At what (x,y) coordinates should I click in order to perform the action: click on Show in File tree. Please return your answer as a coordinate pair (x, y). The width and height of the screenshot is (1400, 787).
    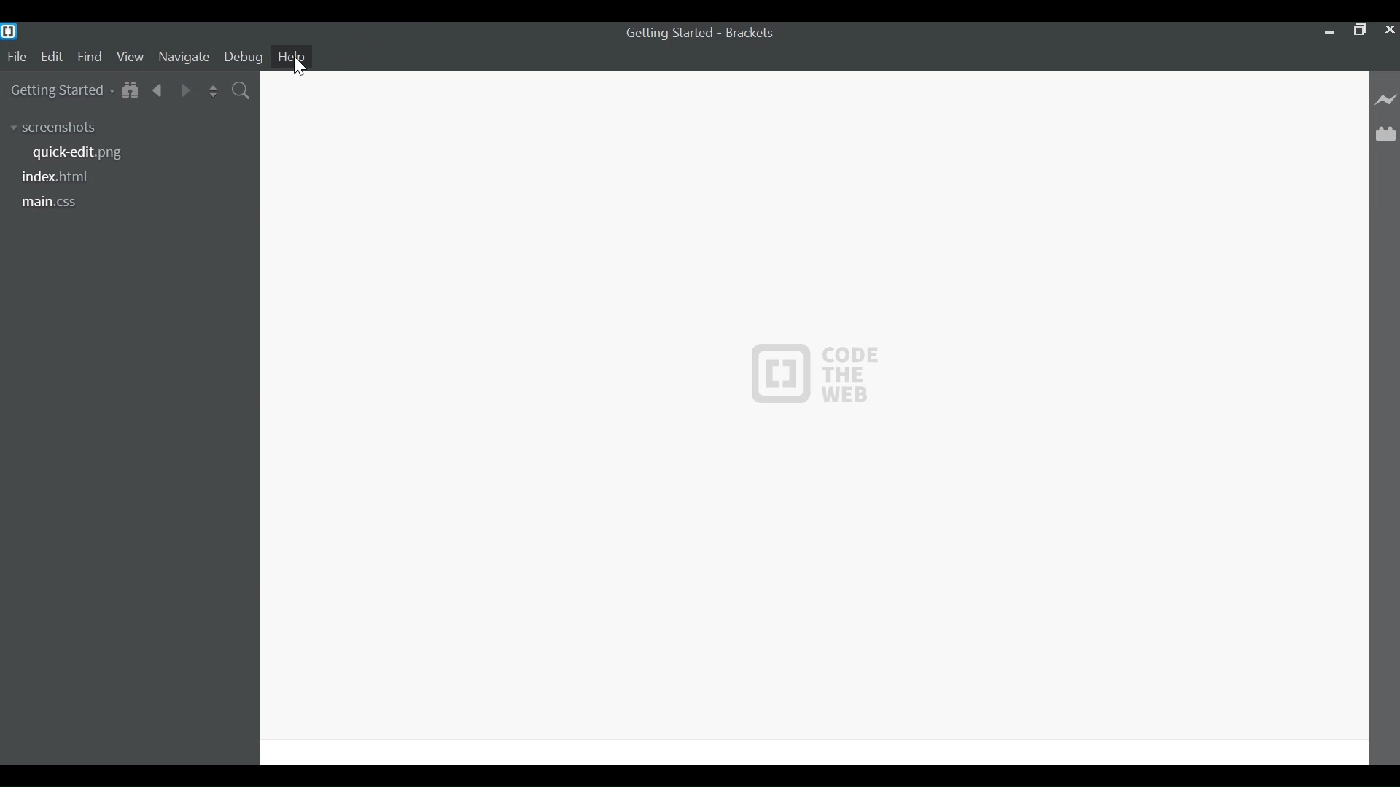
    Looking at the image, I should click on (131, 89).